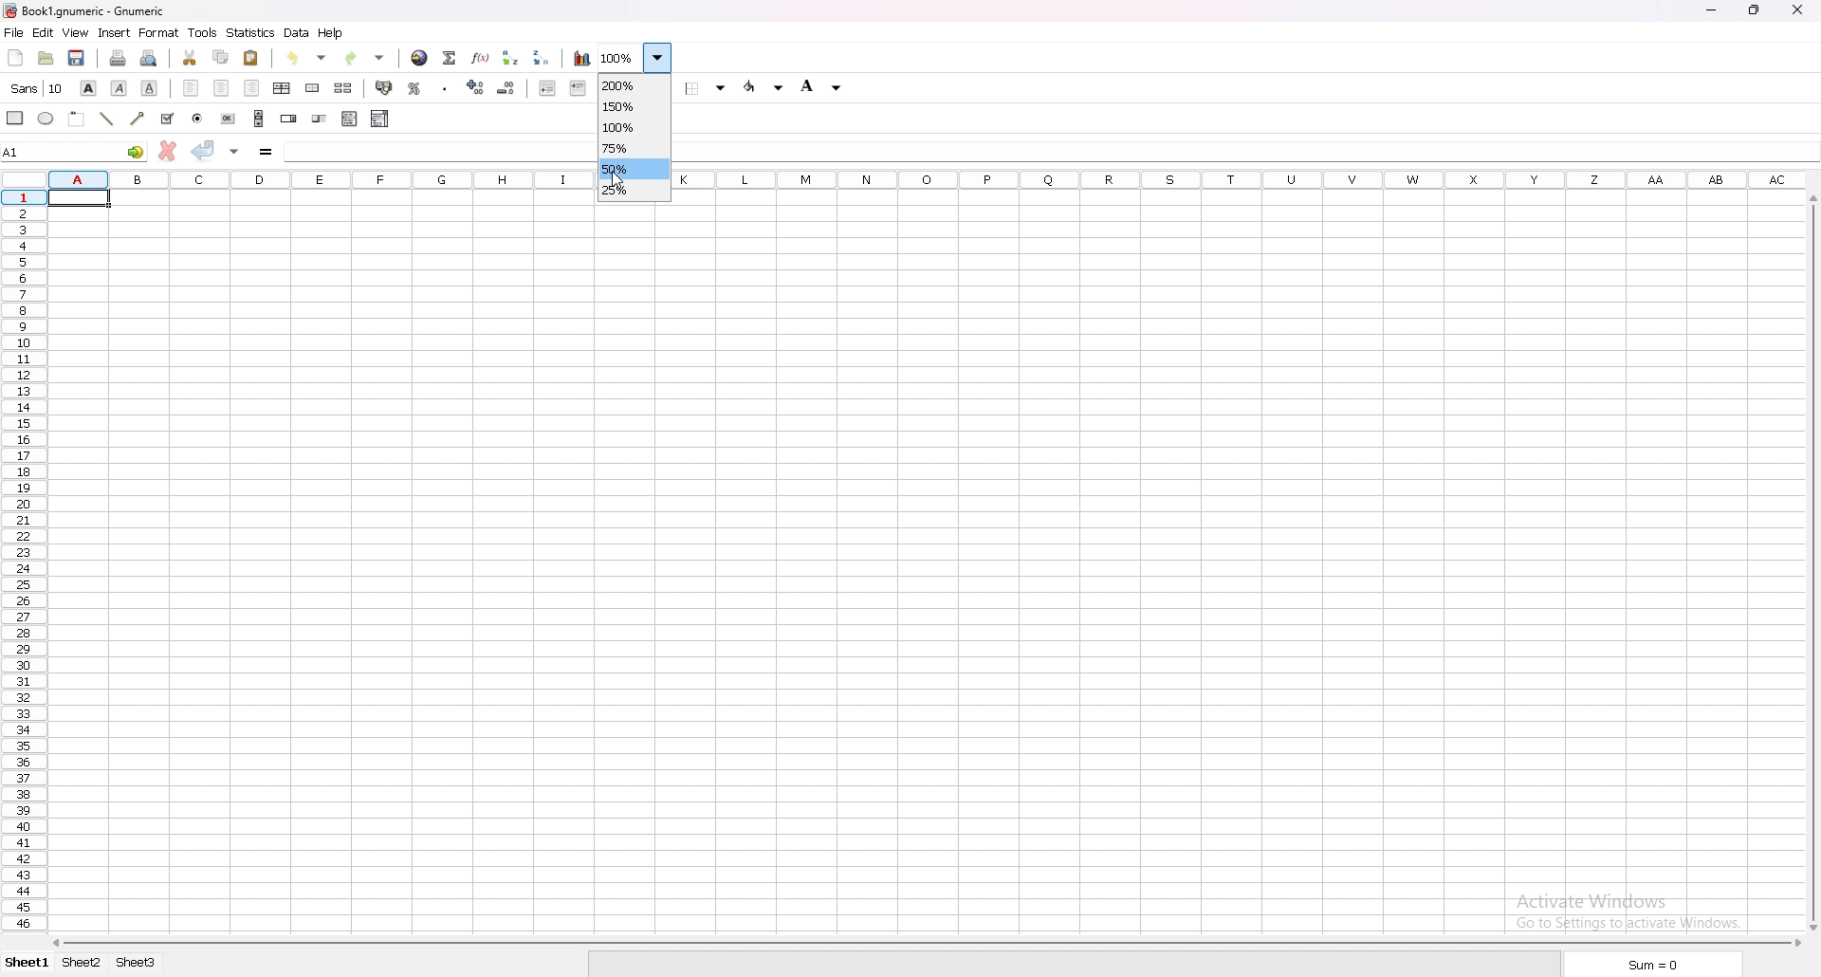 The image size is (1821, 977). What do you see at coordinates (753, 87) in the screenshot?
I see `foreground` at bounding box center [753, 87].